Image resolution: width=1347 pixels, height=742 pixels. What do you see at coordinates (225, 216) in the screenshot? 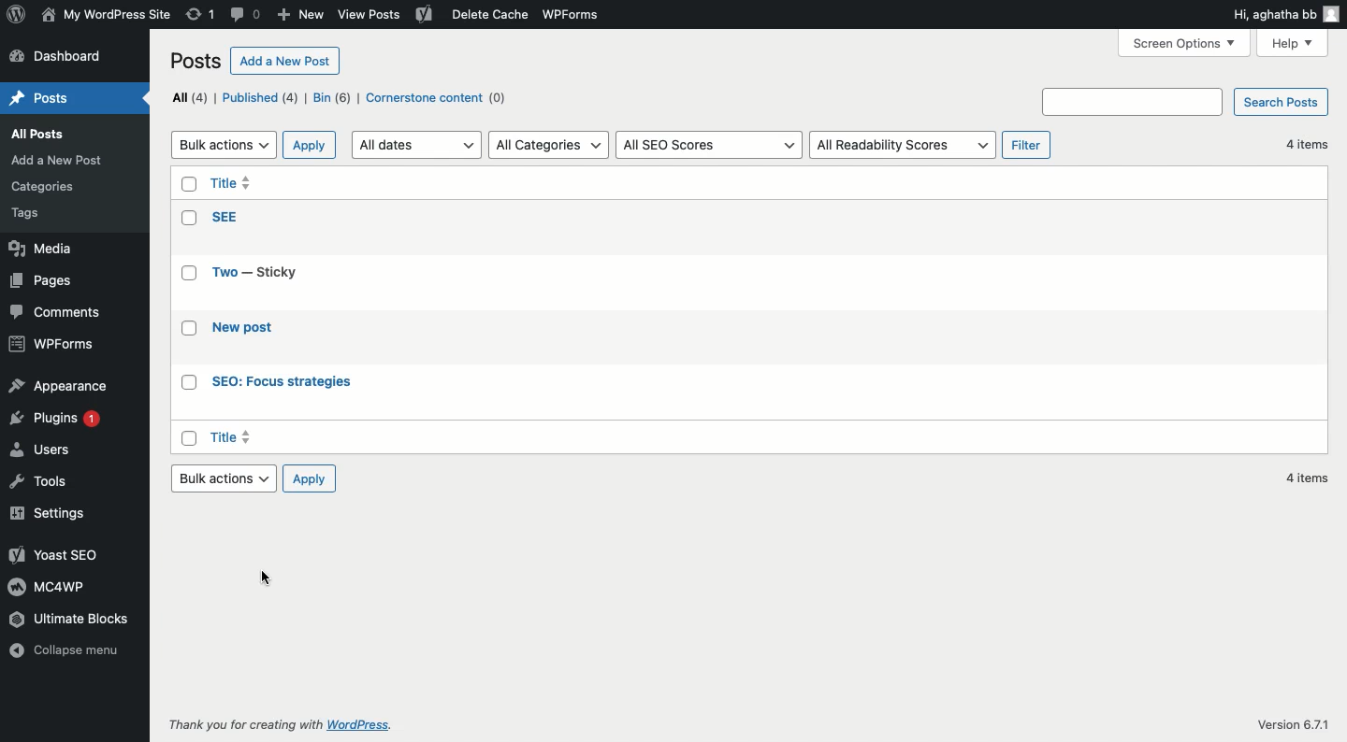
I see `SEE` at bounding box center [225, 216].